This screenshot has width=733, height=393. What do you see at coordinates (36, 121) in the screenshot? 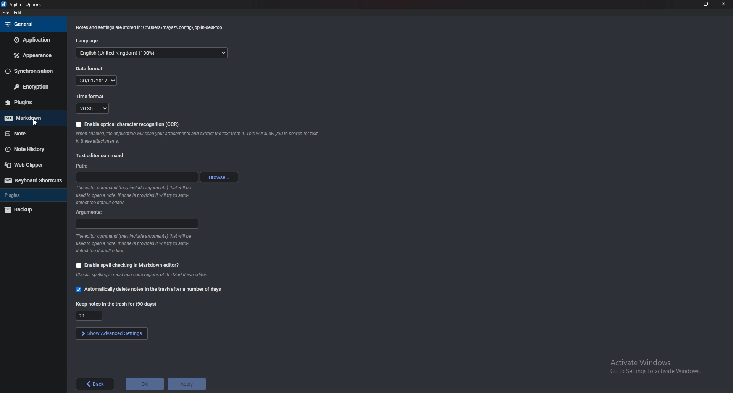
I see `cursor` at bounding box center [36, 121].